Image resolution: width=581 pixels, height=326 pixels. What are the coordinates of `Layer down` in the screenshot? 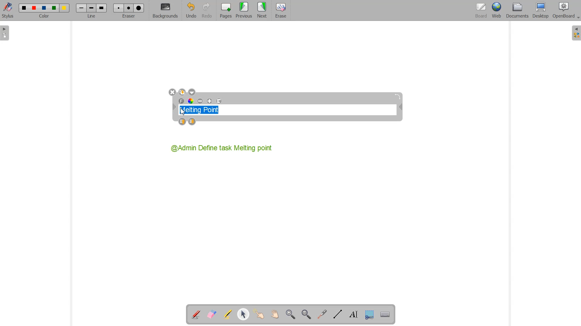 It's located at (192, 122).